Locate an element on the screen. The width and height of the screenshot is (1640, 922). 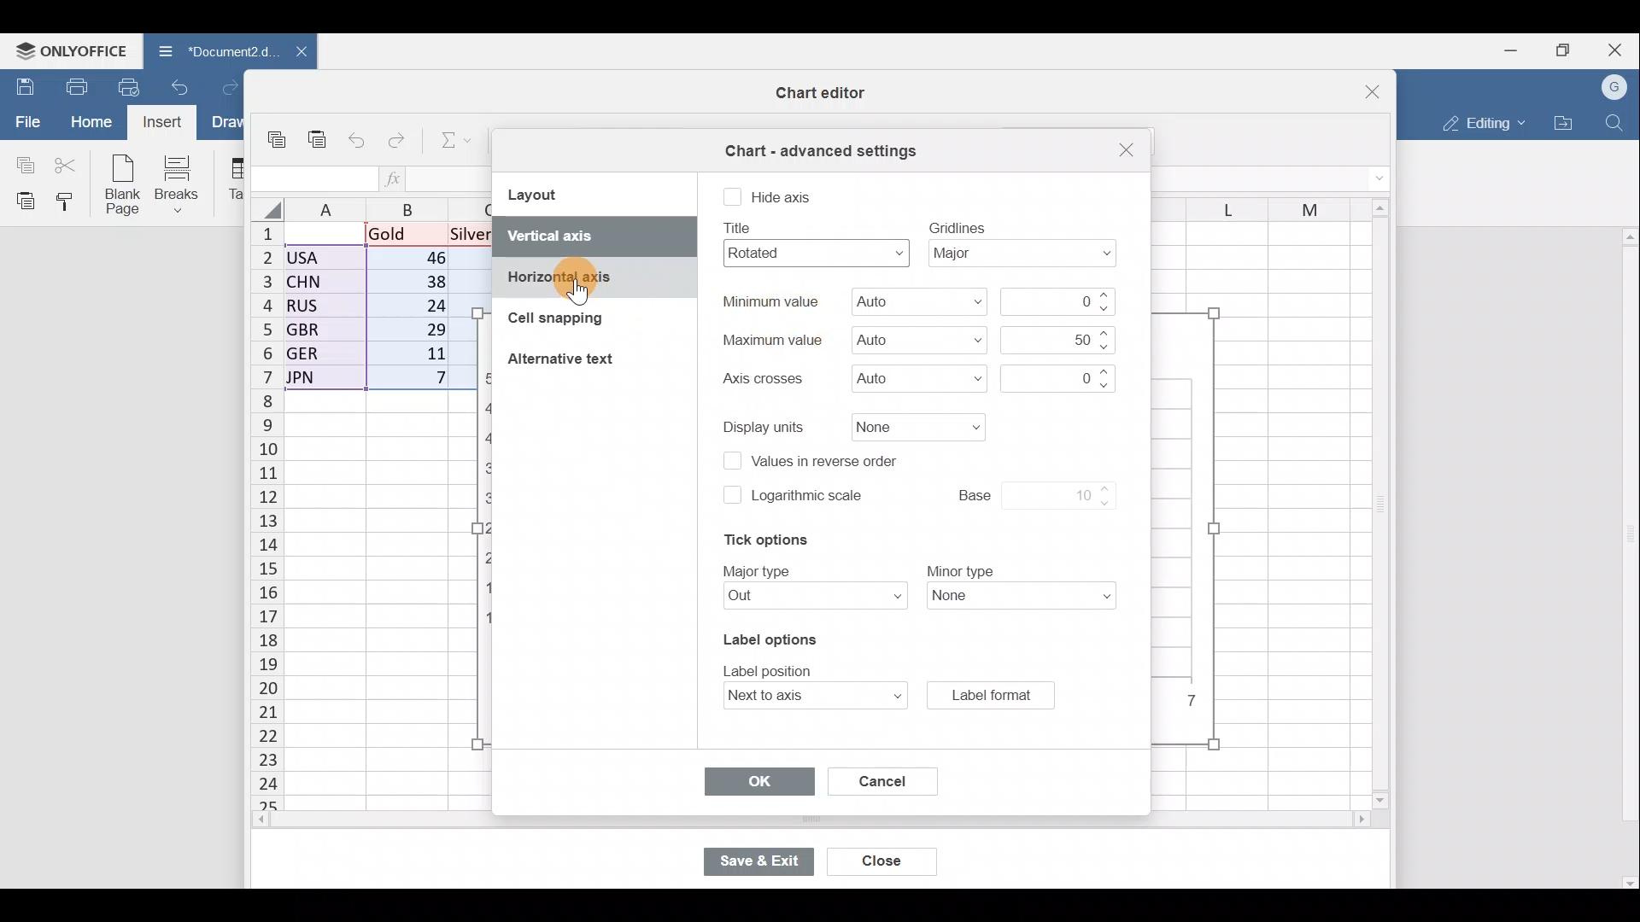
ONLYOFFICE Menu is located at coordinates (67, 51).